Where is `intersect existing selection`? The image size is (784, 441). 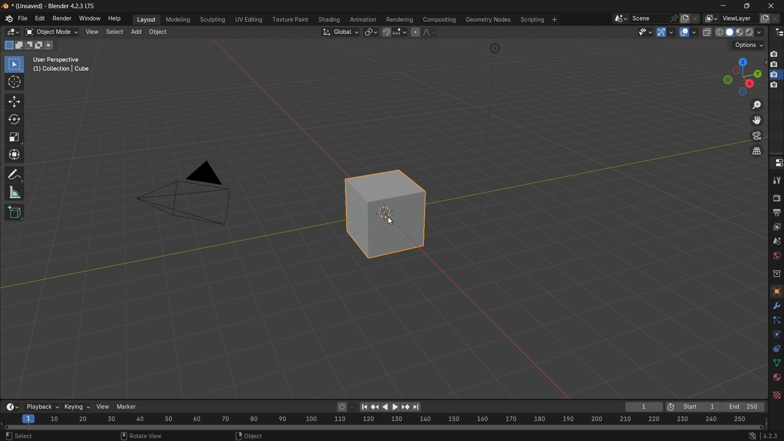
intersect existing selection is located at coordinates (51, 46).